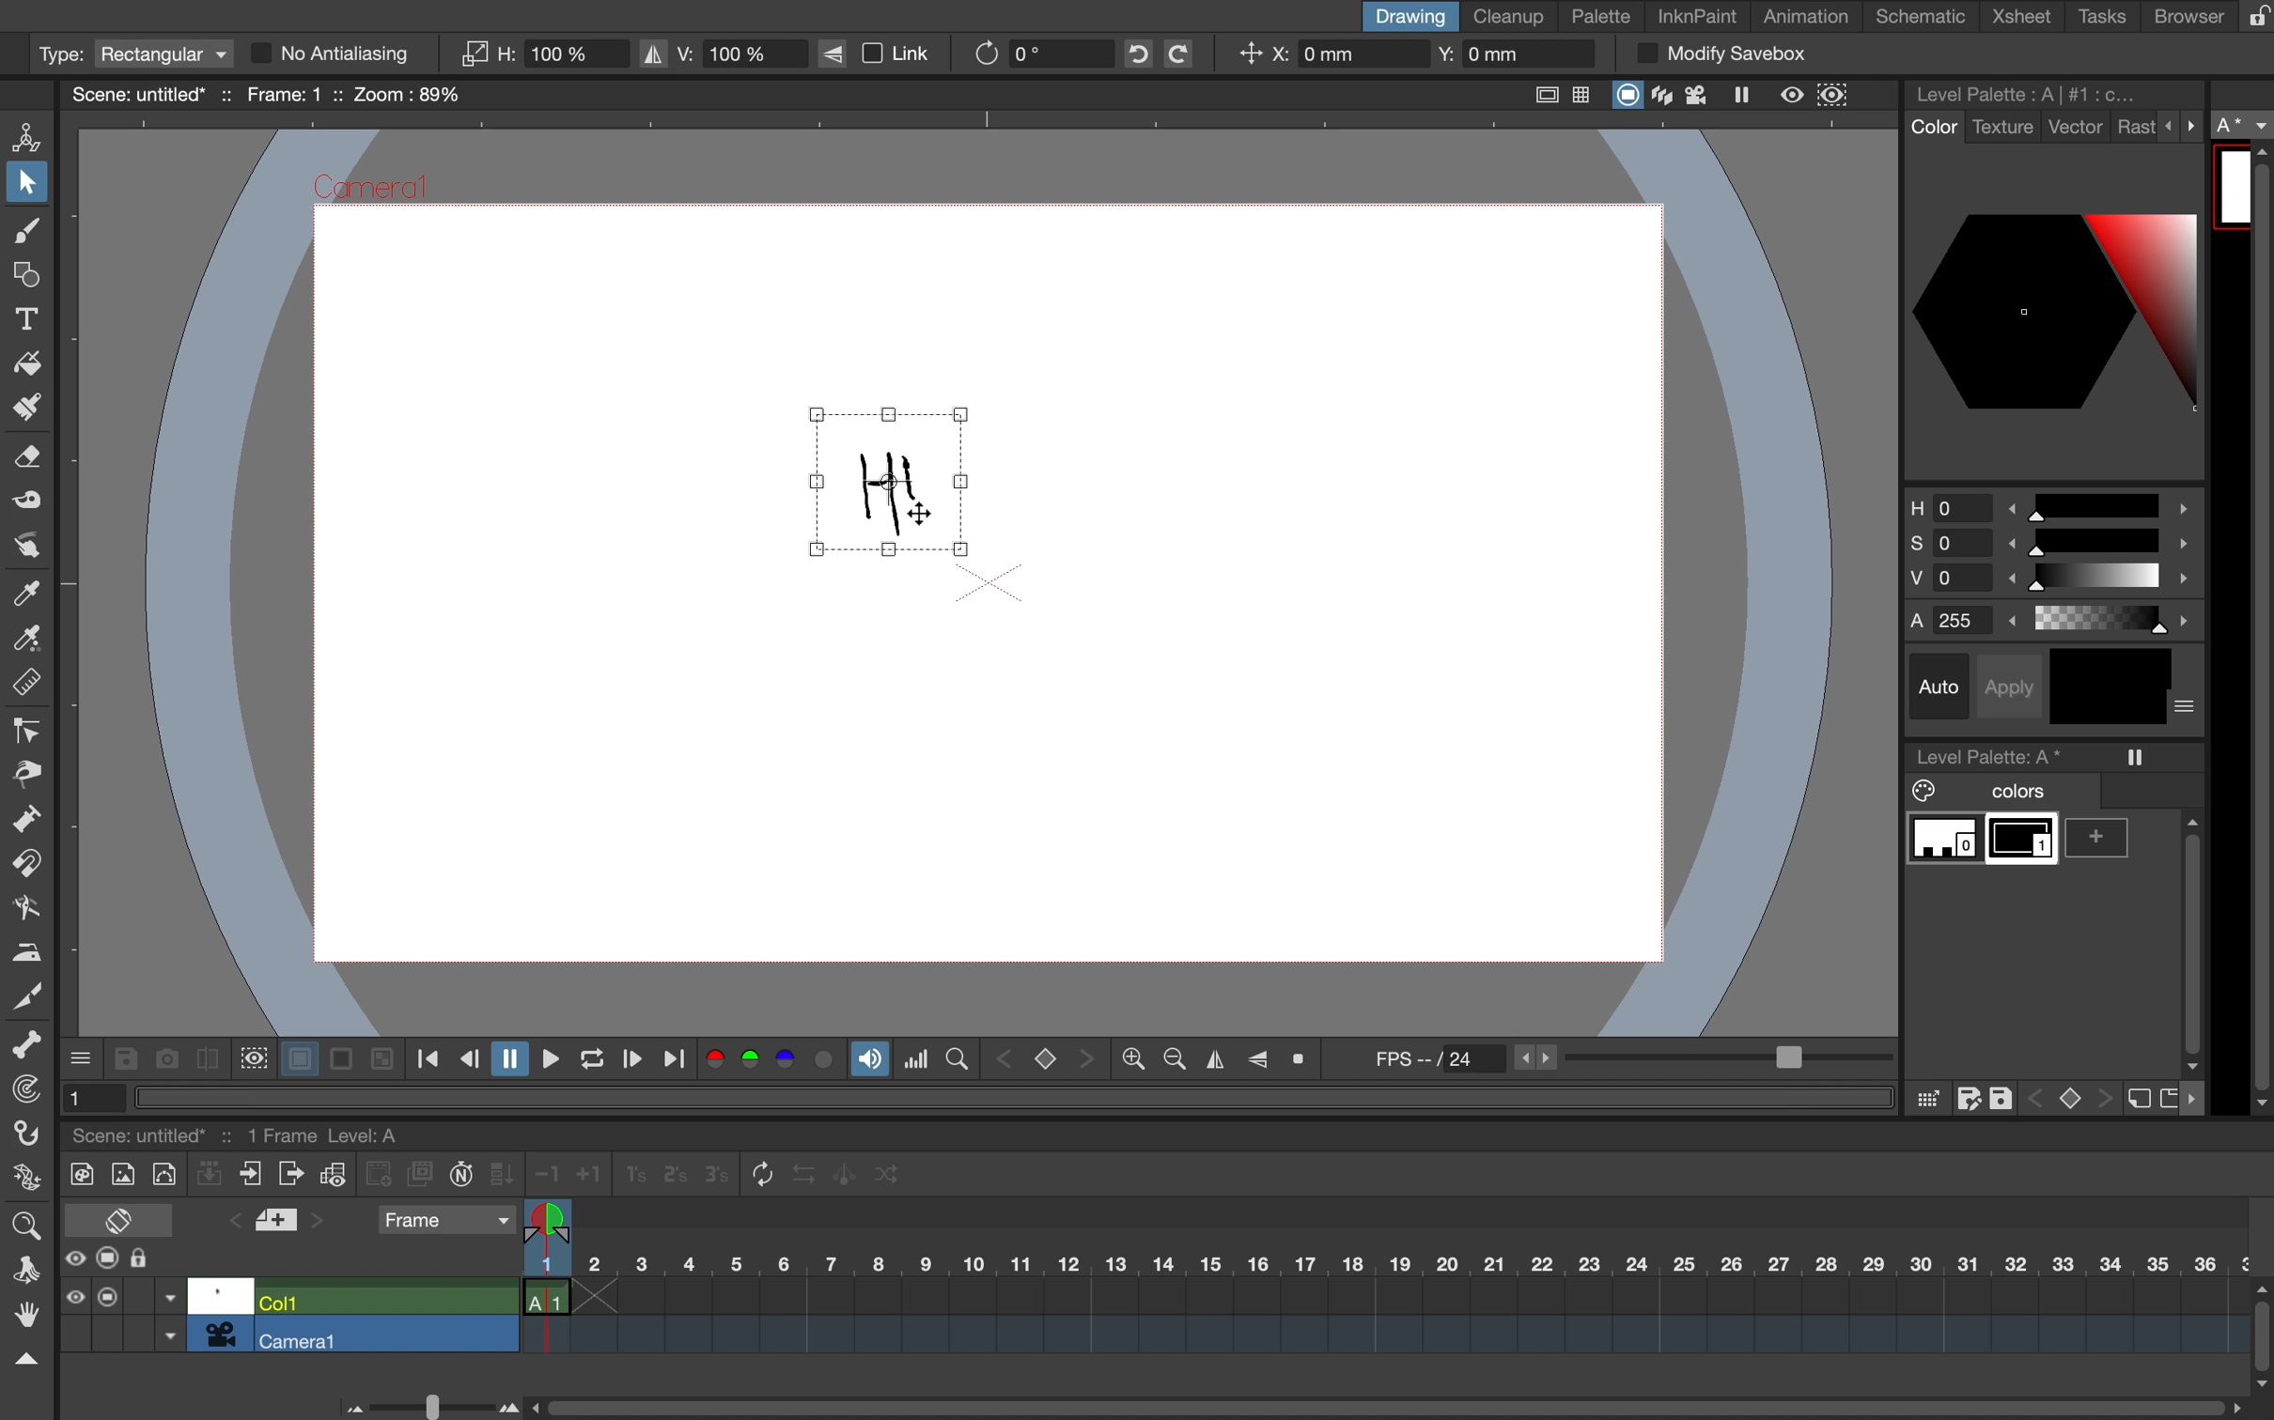 This screenshot has height=1420, width=2274. I want to click on rotate tool, so click(20, 1267).